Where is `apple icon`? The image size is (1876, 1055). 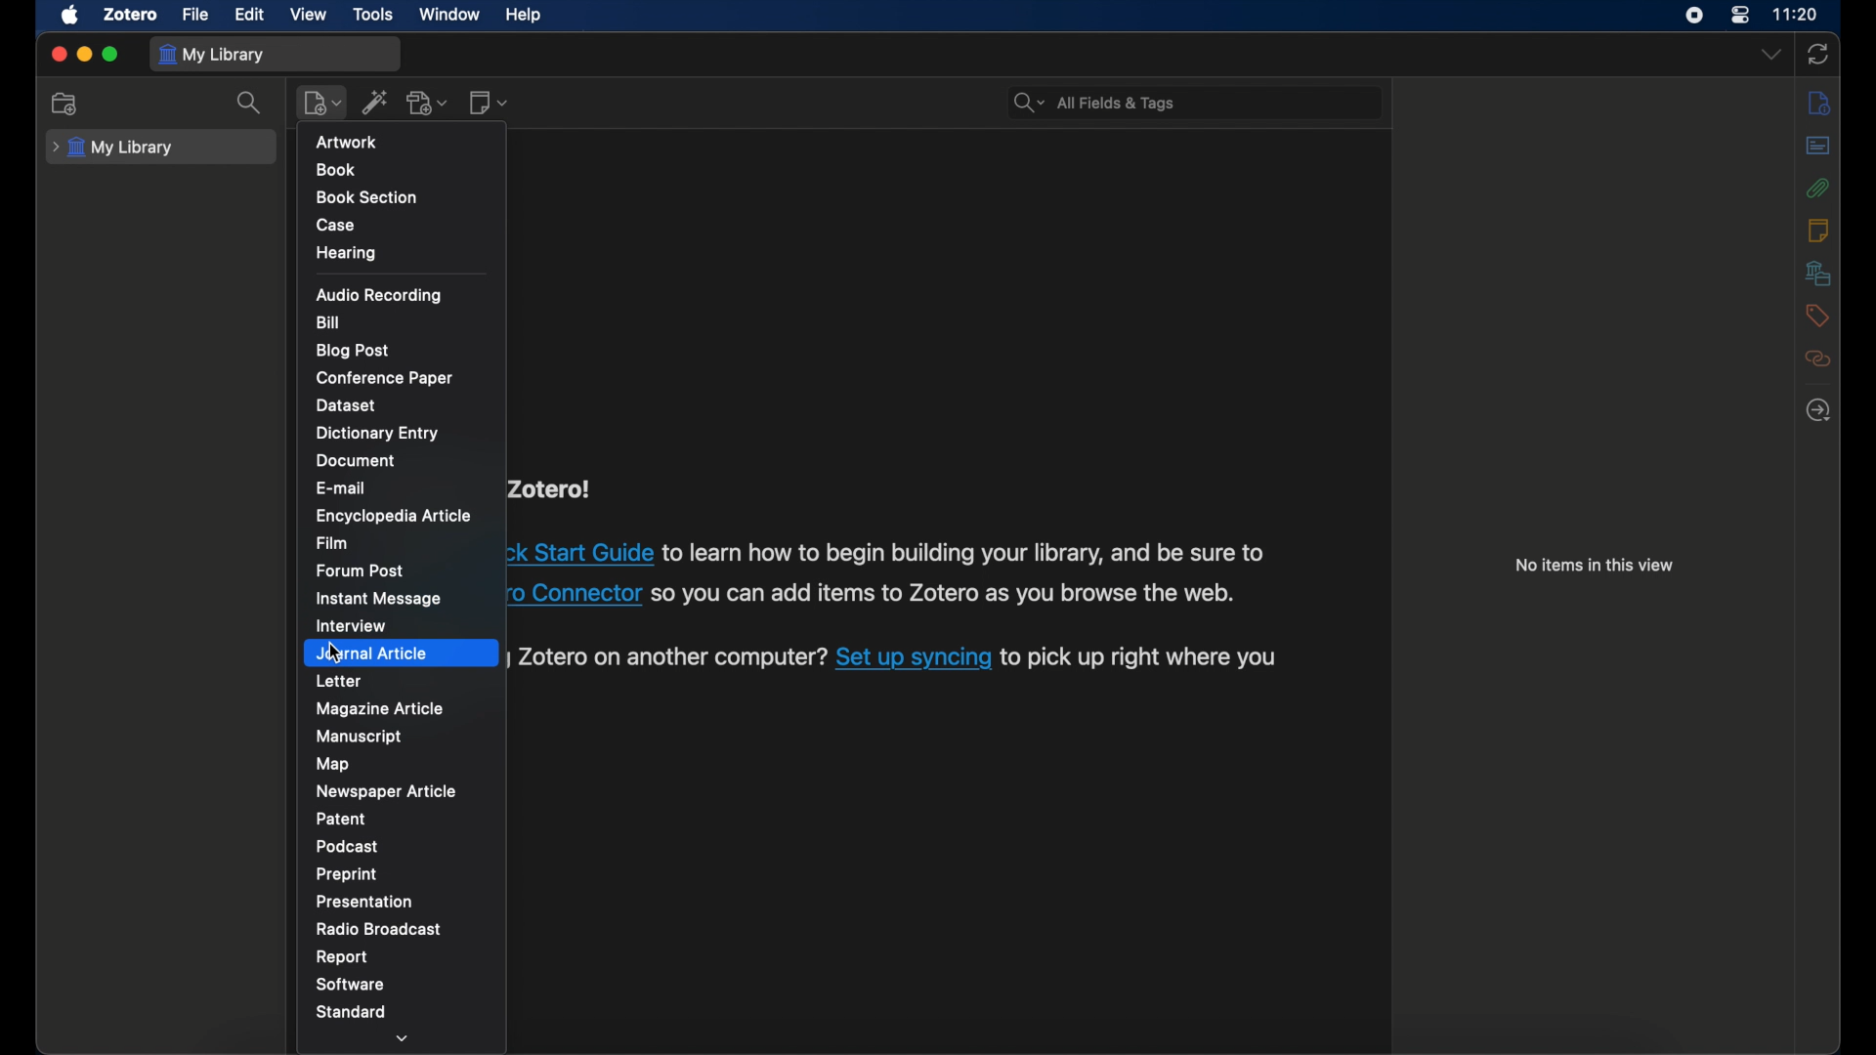 apple icon is located at coordinates (70, 16).